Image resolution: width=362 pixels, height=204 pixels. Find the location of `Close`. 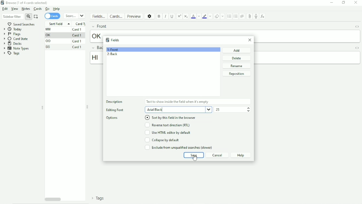

Close is located at coordinates (251, 40).